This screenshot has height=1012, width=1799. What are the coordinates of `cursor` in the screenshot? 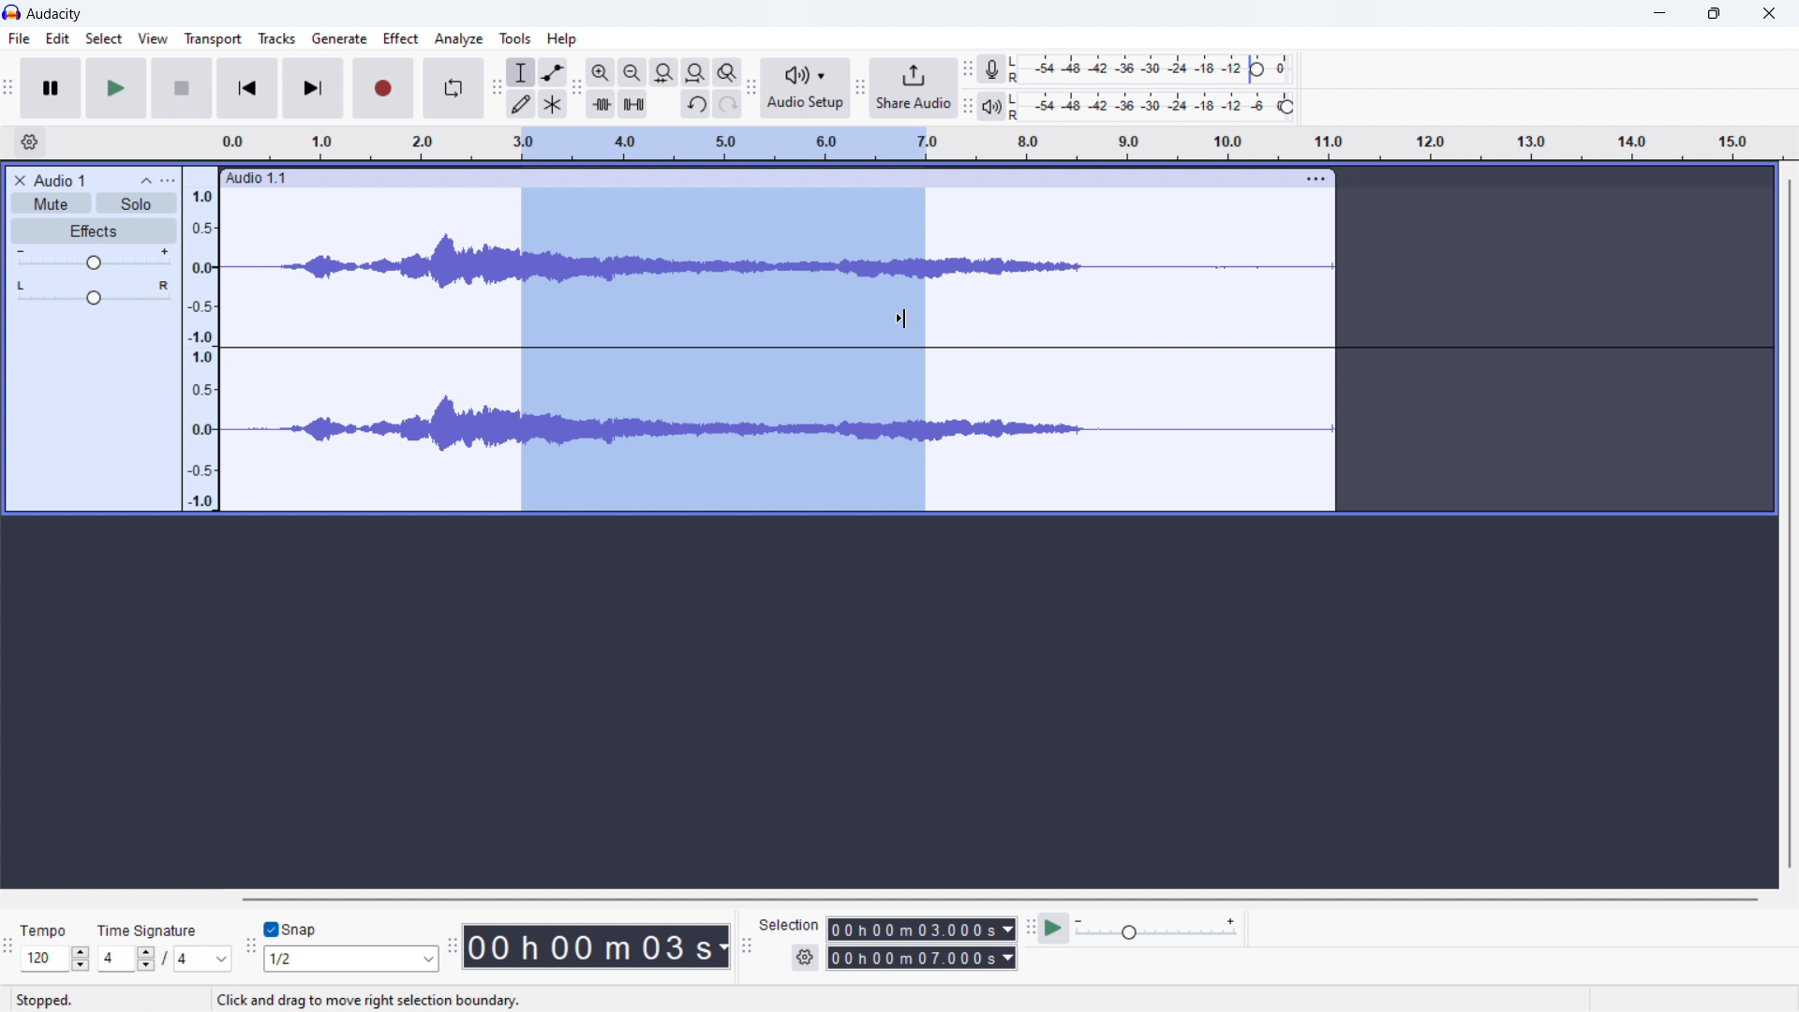 It's located at (905, 320).